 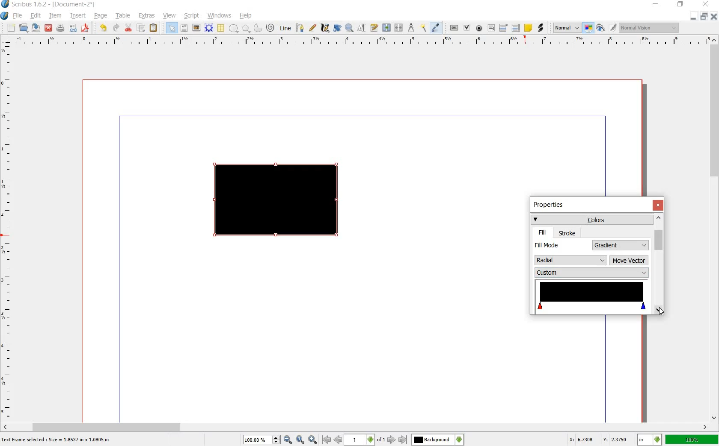 I want to click on pdf combo box, so click(x=504, y=27).